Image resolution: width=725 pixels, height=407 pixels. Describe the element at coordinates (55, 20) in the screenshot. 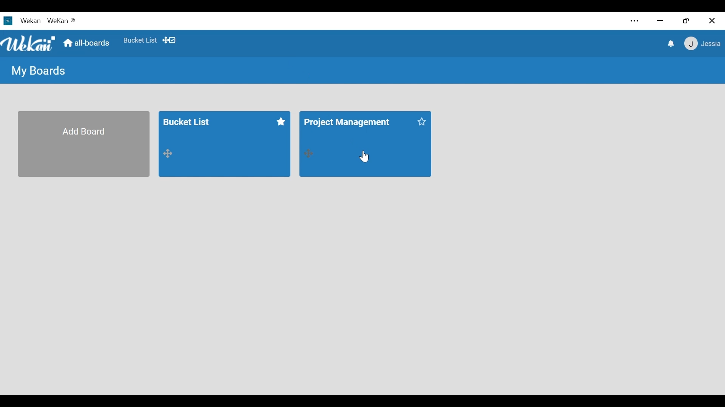

I see `wekan - wekan` at that location.